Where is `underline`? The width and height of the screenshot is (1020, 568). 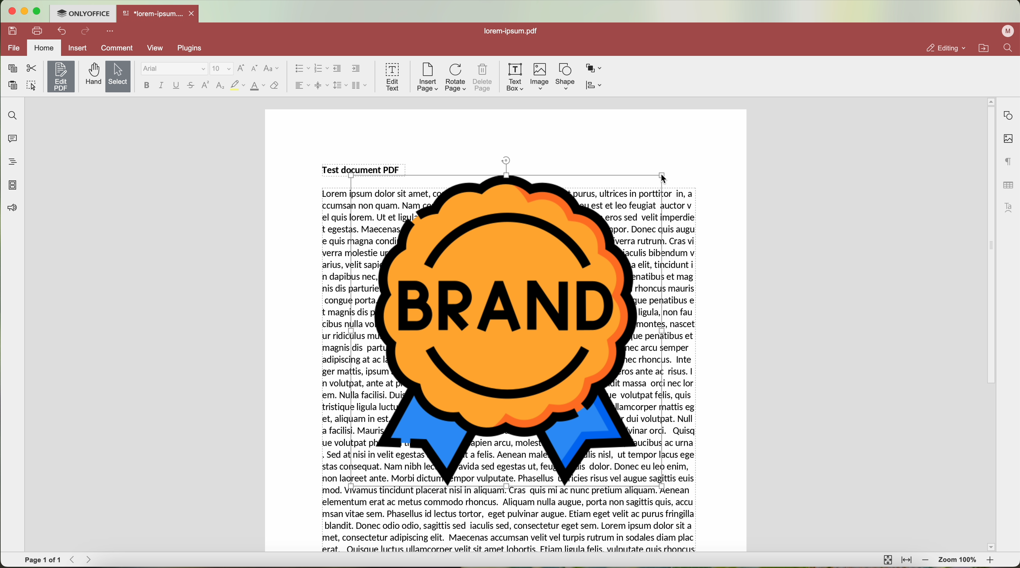
underline is located at coordinates (177, 87).